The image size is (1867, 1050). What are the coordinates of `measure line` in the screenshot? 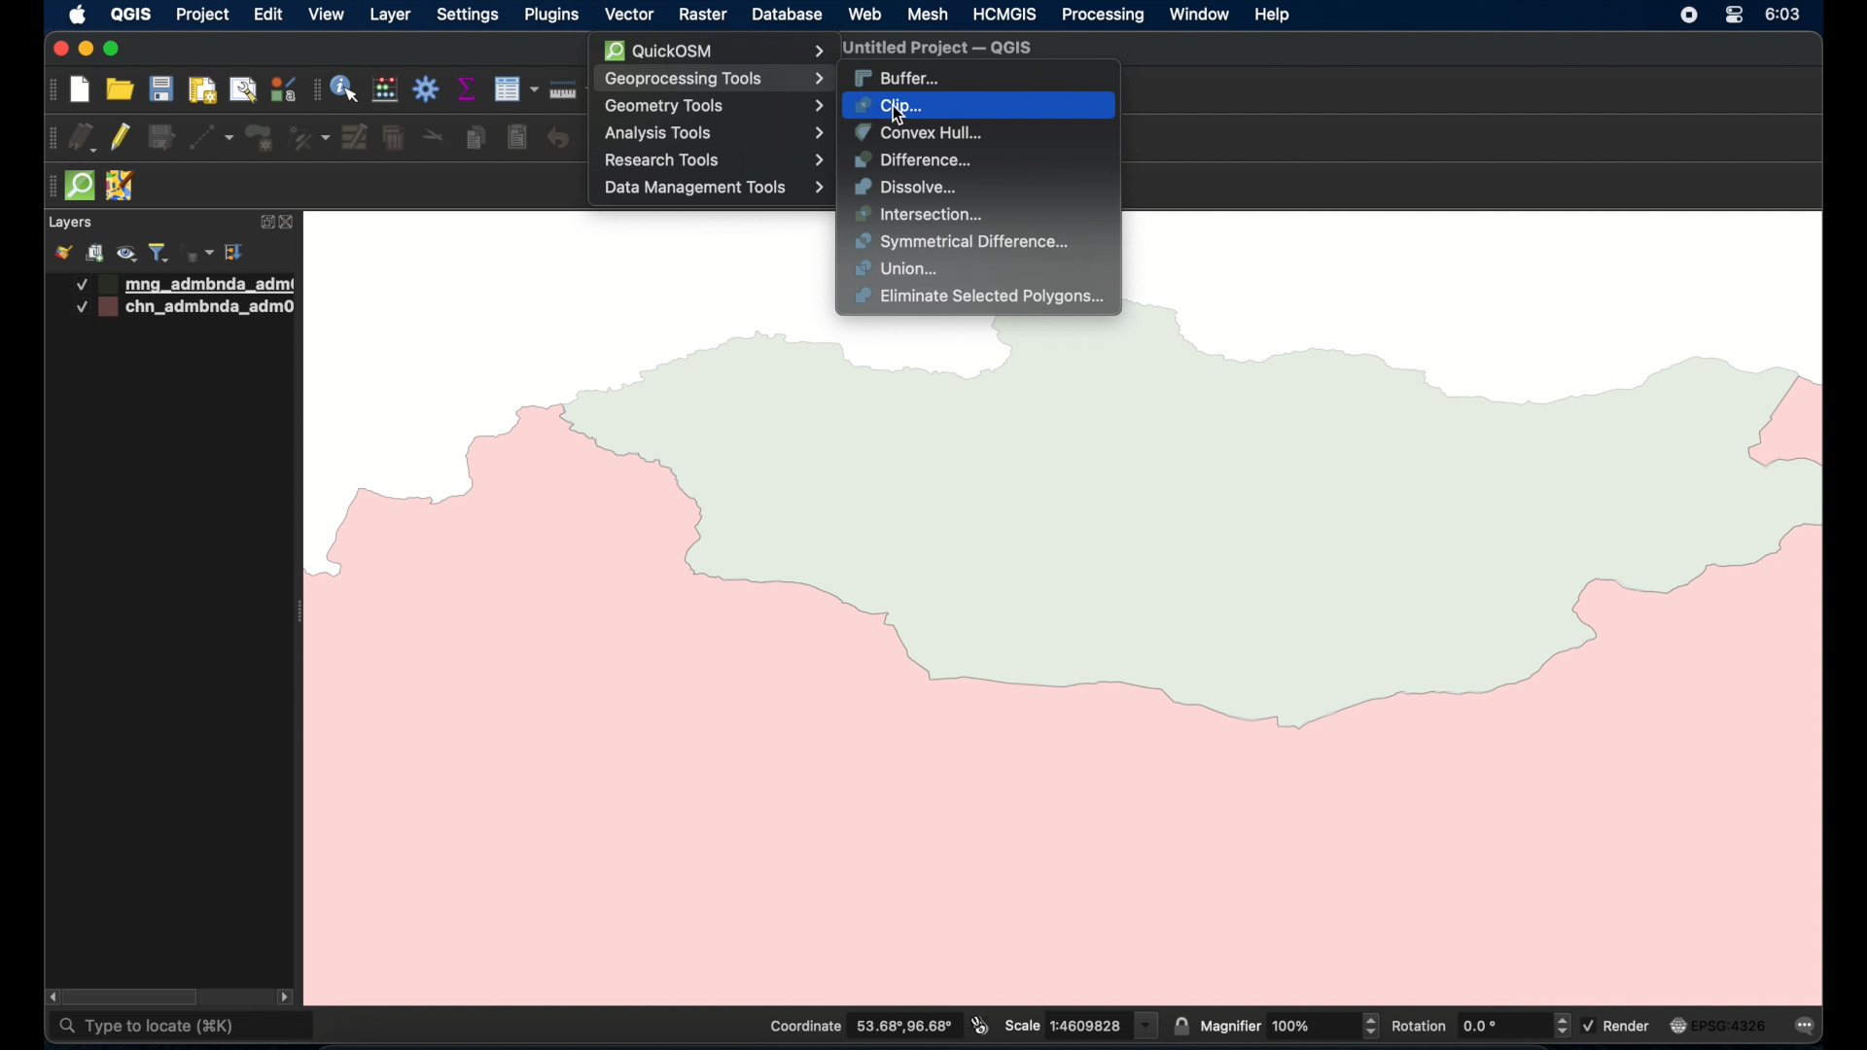 It's located at (572, 89).